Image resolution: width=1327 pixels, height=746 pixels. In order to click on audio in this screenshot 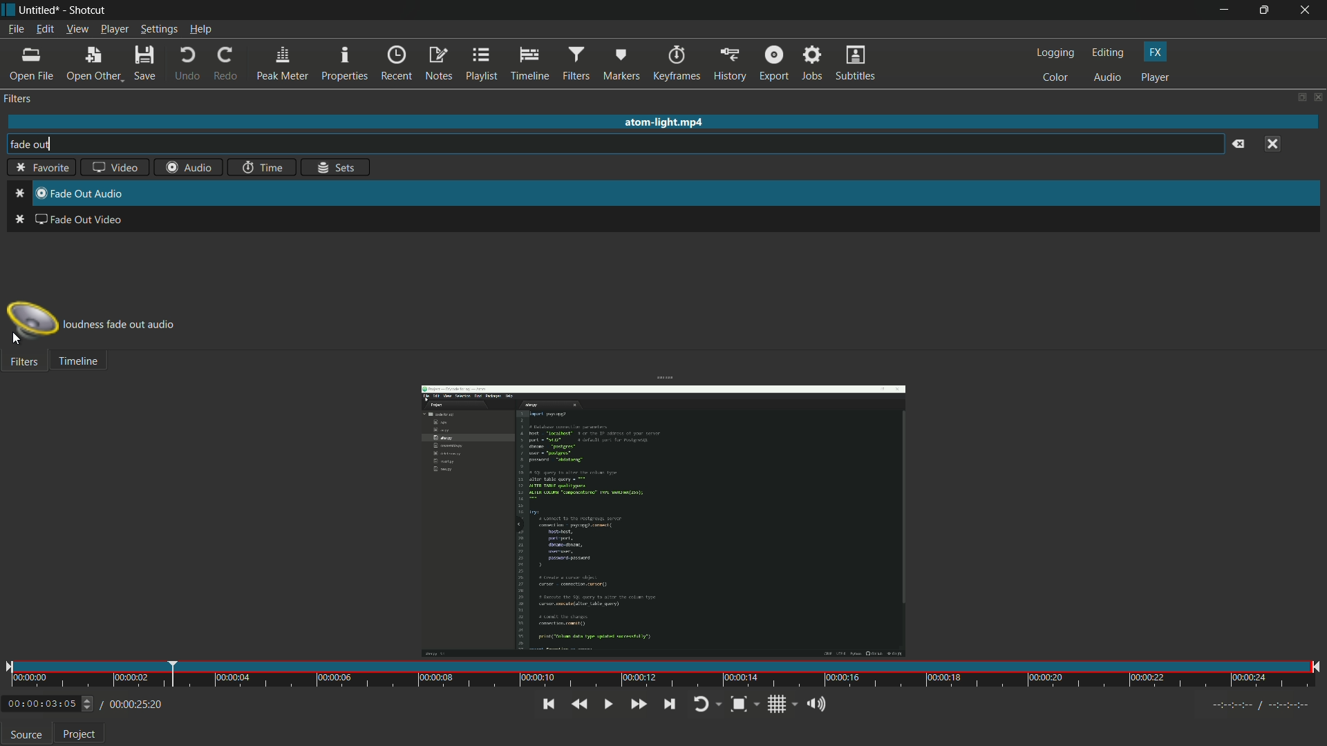, I will do `click(1107, 78)`.